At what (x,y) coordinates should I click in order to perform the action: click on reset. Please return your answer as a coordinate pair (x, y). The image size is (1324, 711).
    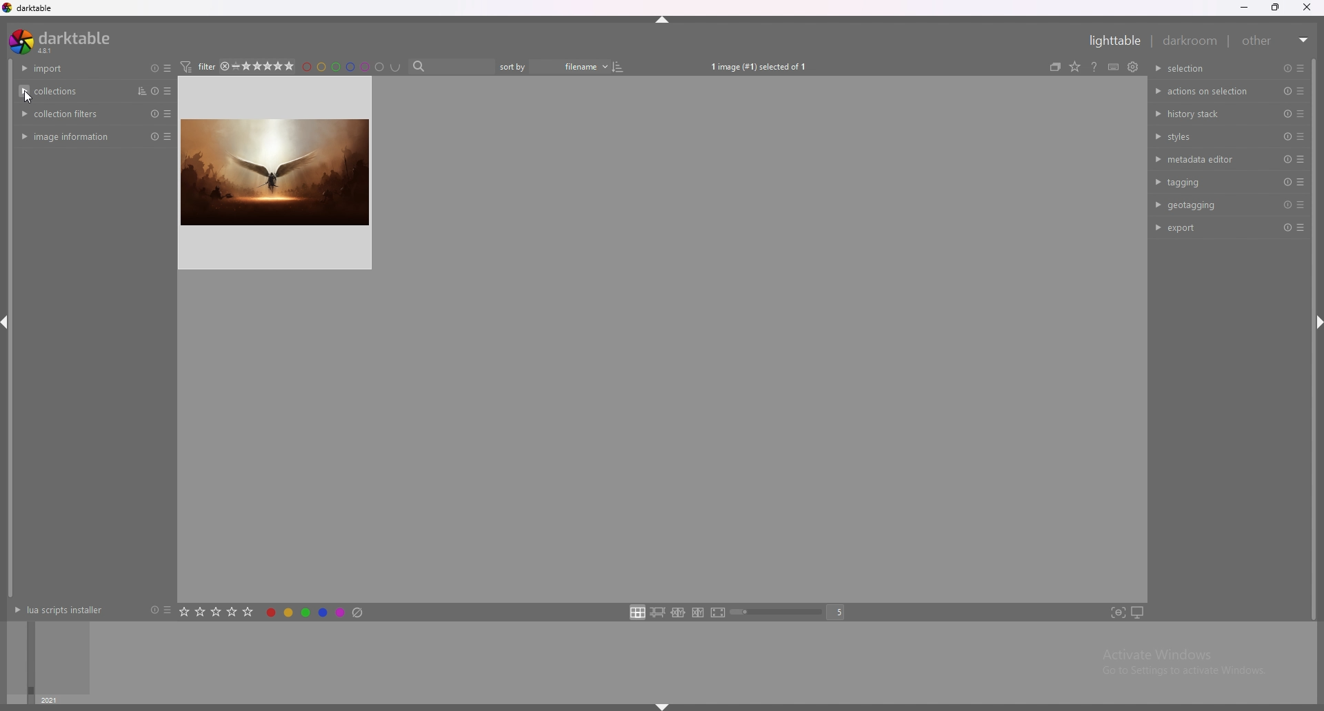
    Looking at the image, I should click on (153, 136).